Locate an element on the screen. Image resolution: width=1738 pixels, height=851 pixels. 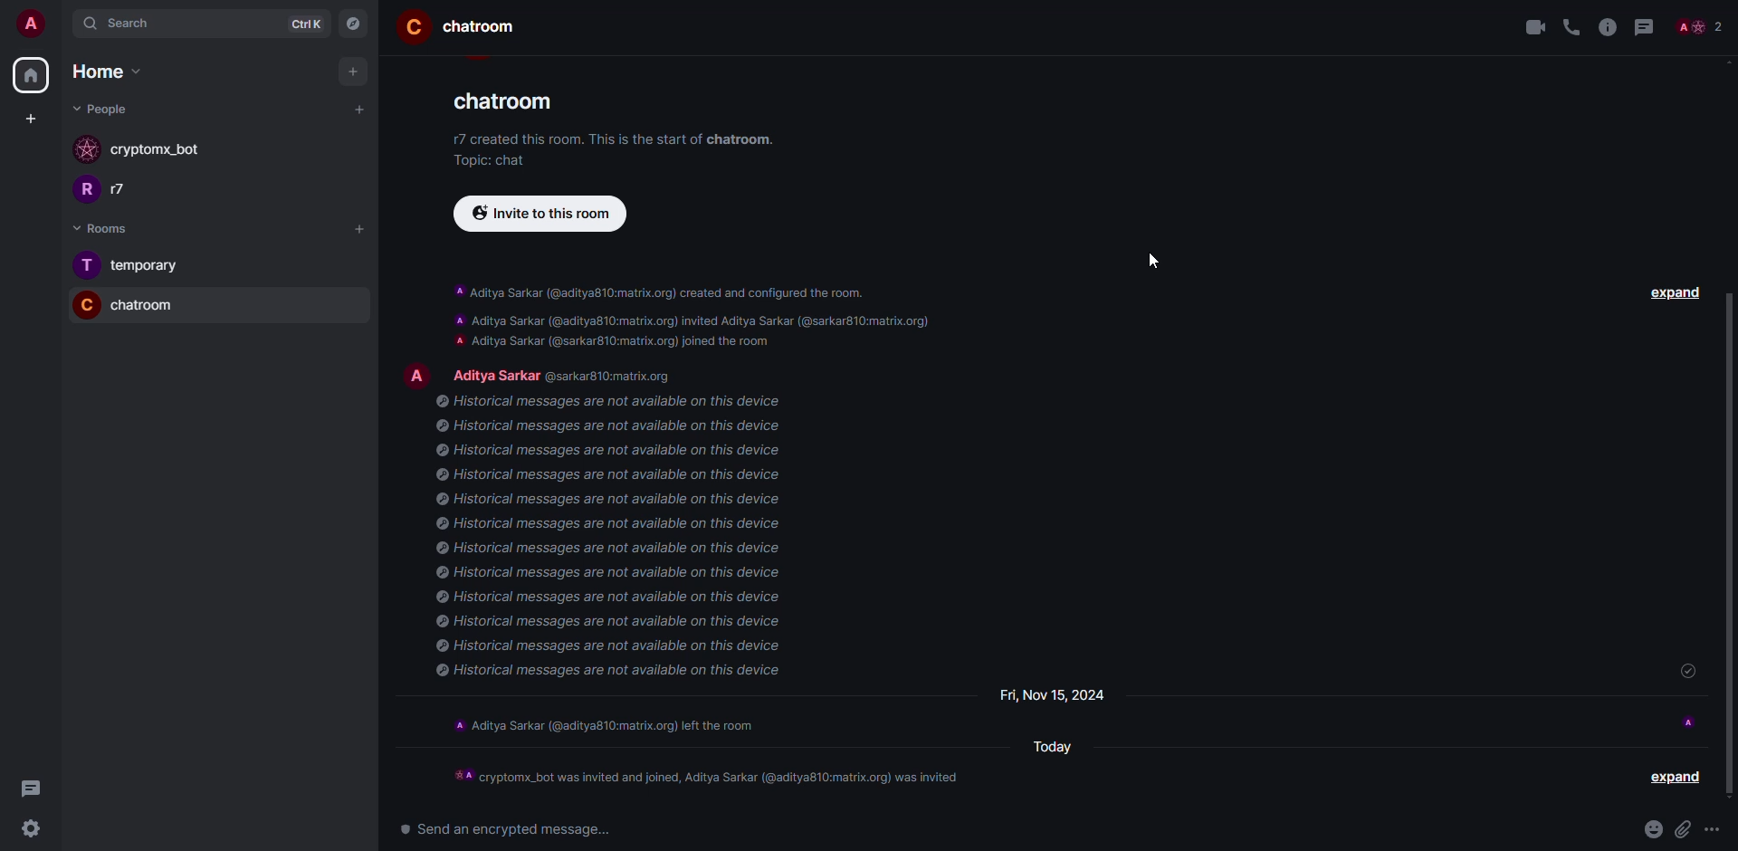
profile is located at coordinates (82, 192).